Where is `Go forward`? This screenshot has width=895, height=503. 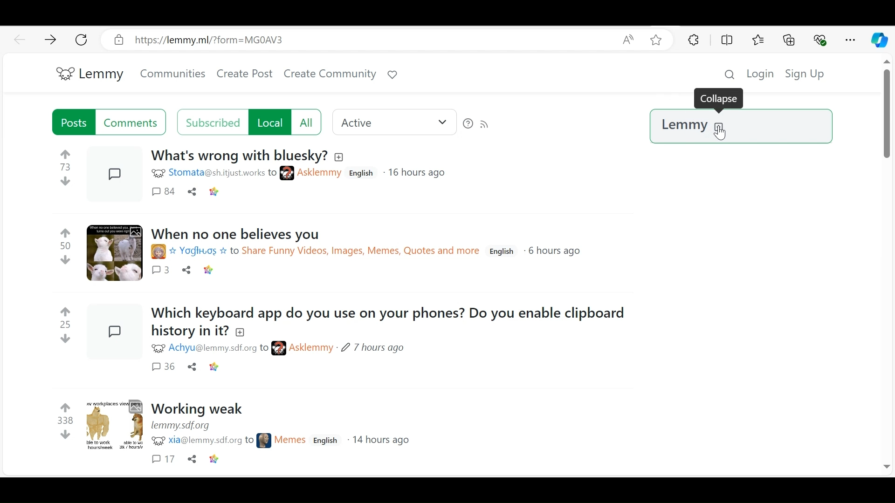 Go forward is located at coordinates (50, 40).